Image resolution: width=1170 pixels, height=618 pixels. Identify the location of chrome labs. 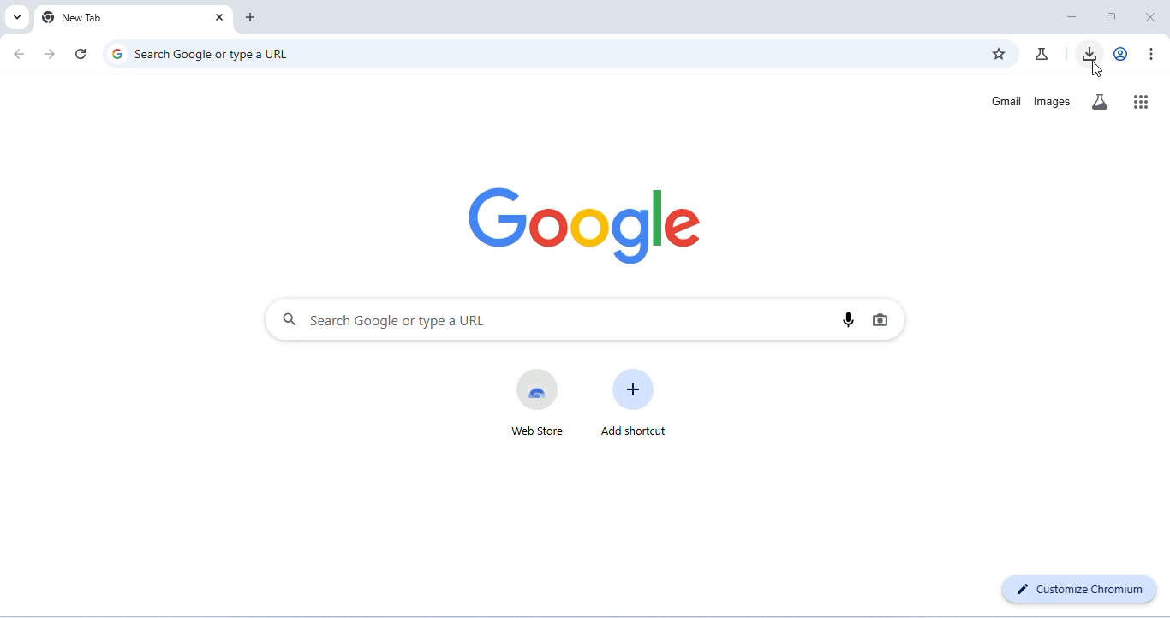
(1042, 53).